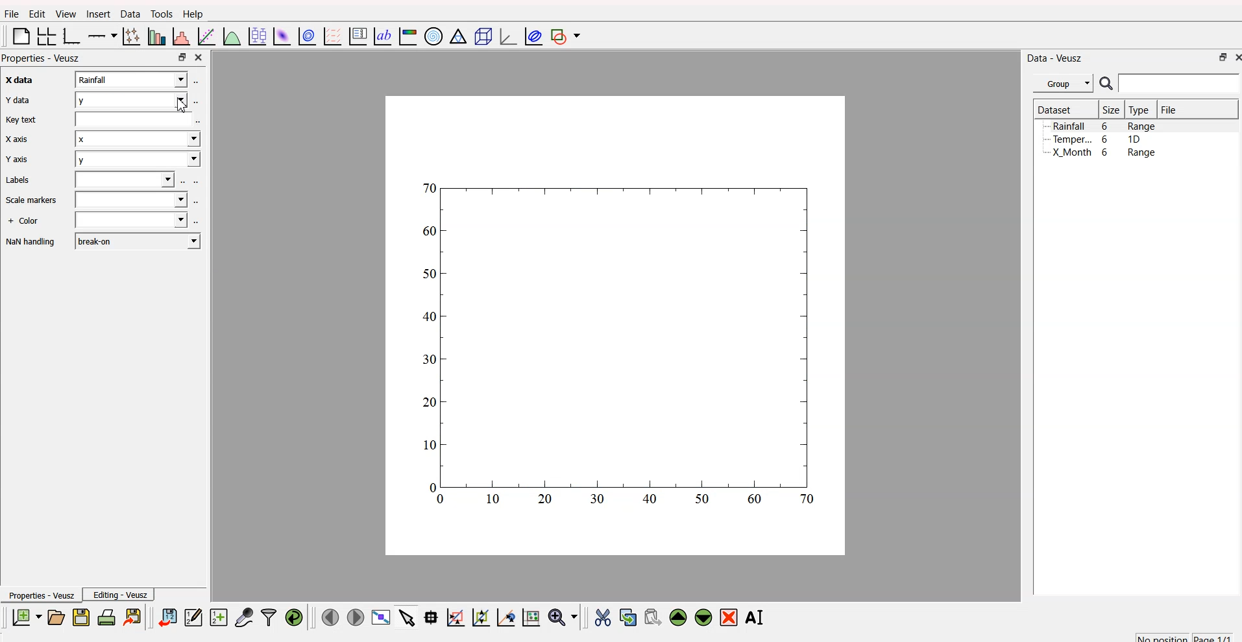 The height and width of the screenshot is (642, 1242). What do you see at coordinates (677, 617) in the screenshot?
I see `move up the widget` at bounding box center [677, 617].